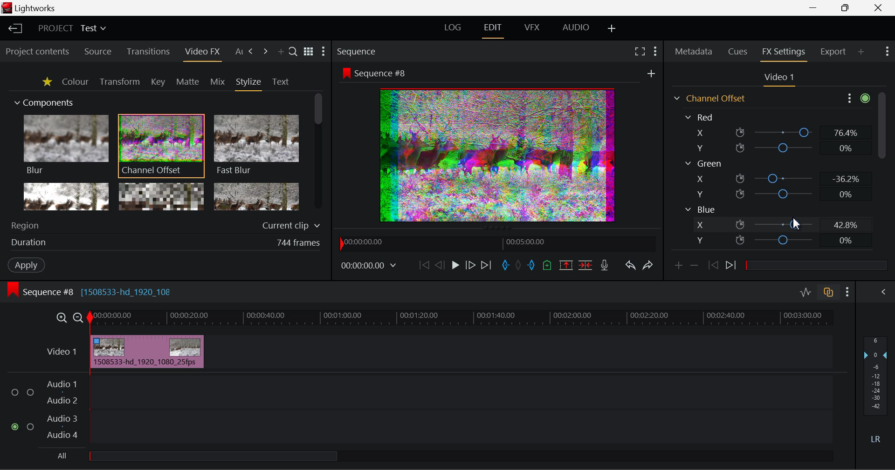  Describe the element at coordinates (257, 145) in the screenshot. I see `Fast Blur` at that location.